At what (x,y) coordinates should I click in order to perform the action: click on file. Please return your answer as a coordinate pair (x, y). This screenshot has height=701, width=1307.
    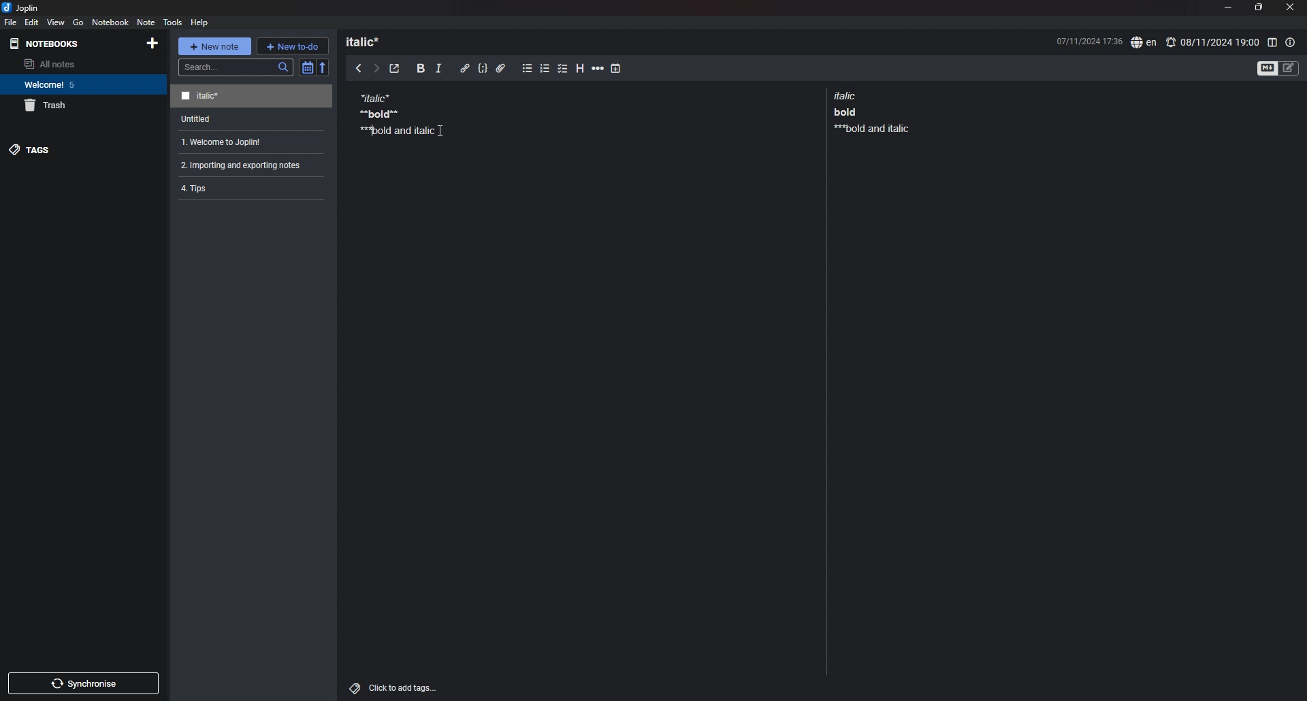
    Looking at the image, I should click on (11, 22).